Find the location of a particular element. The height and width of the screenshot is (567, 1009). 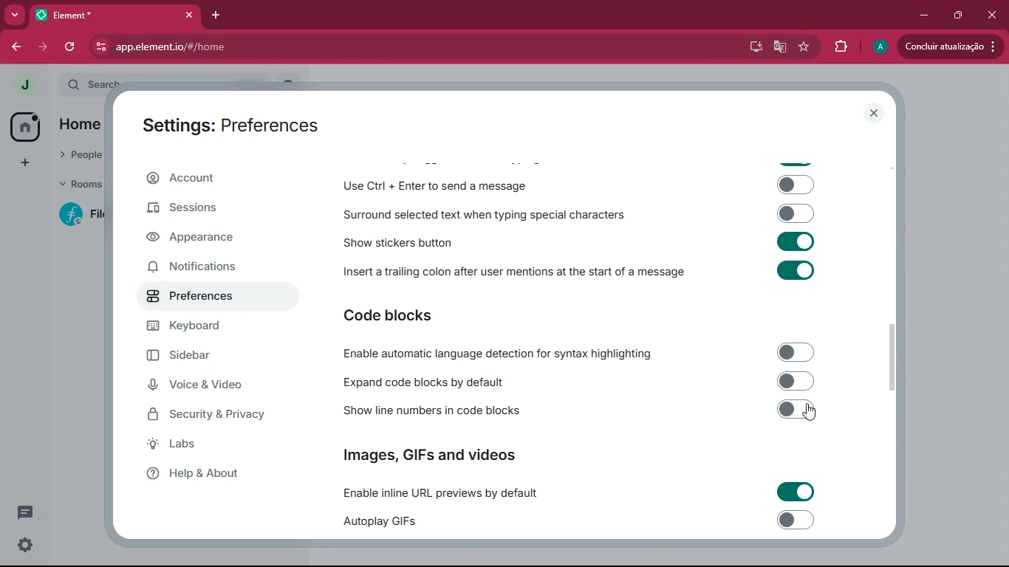

preferences is located at coordinates (198, 298).